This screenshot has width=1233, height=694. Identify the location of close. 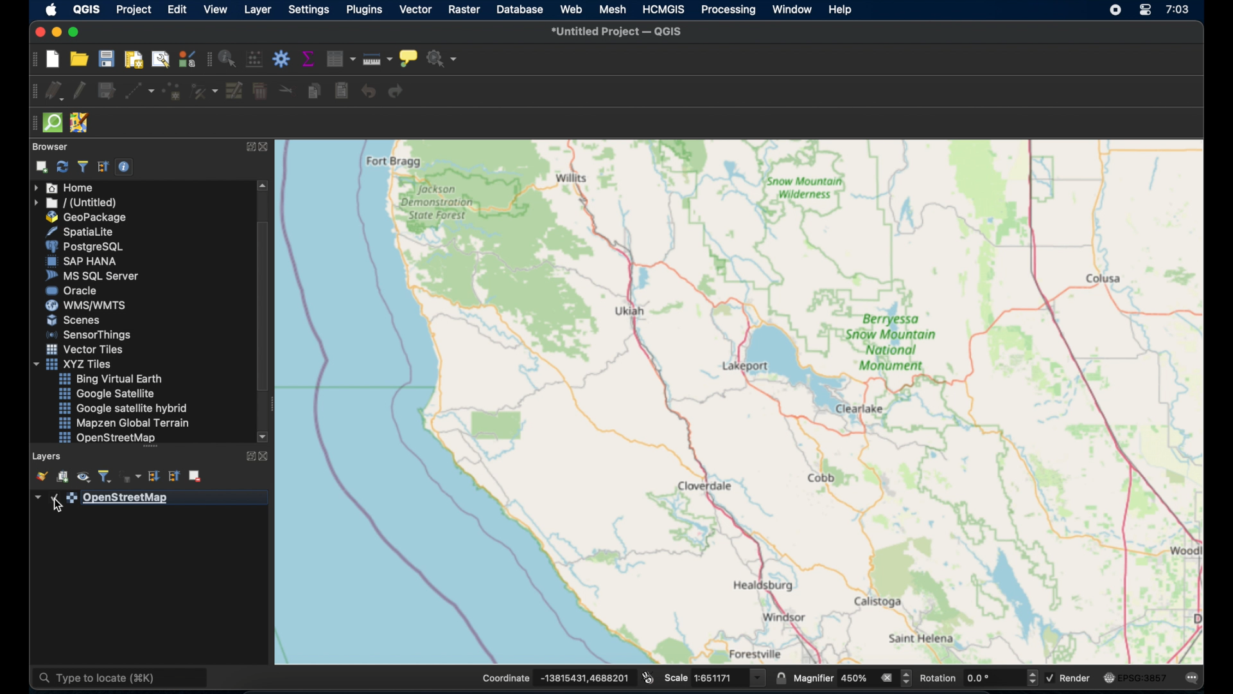
(37, 33).